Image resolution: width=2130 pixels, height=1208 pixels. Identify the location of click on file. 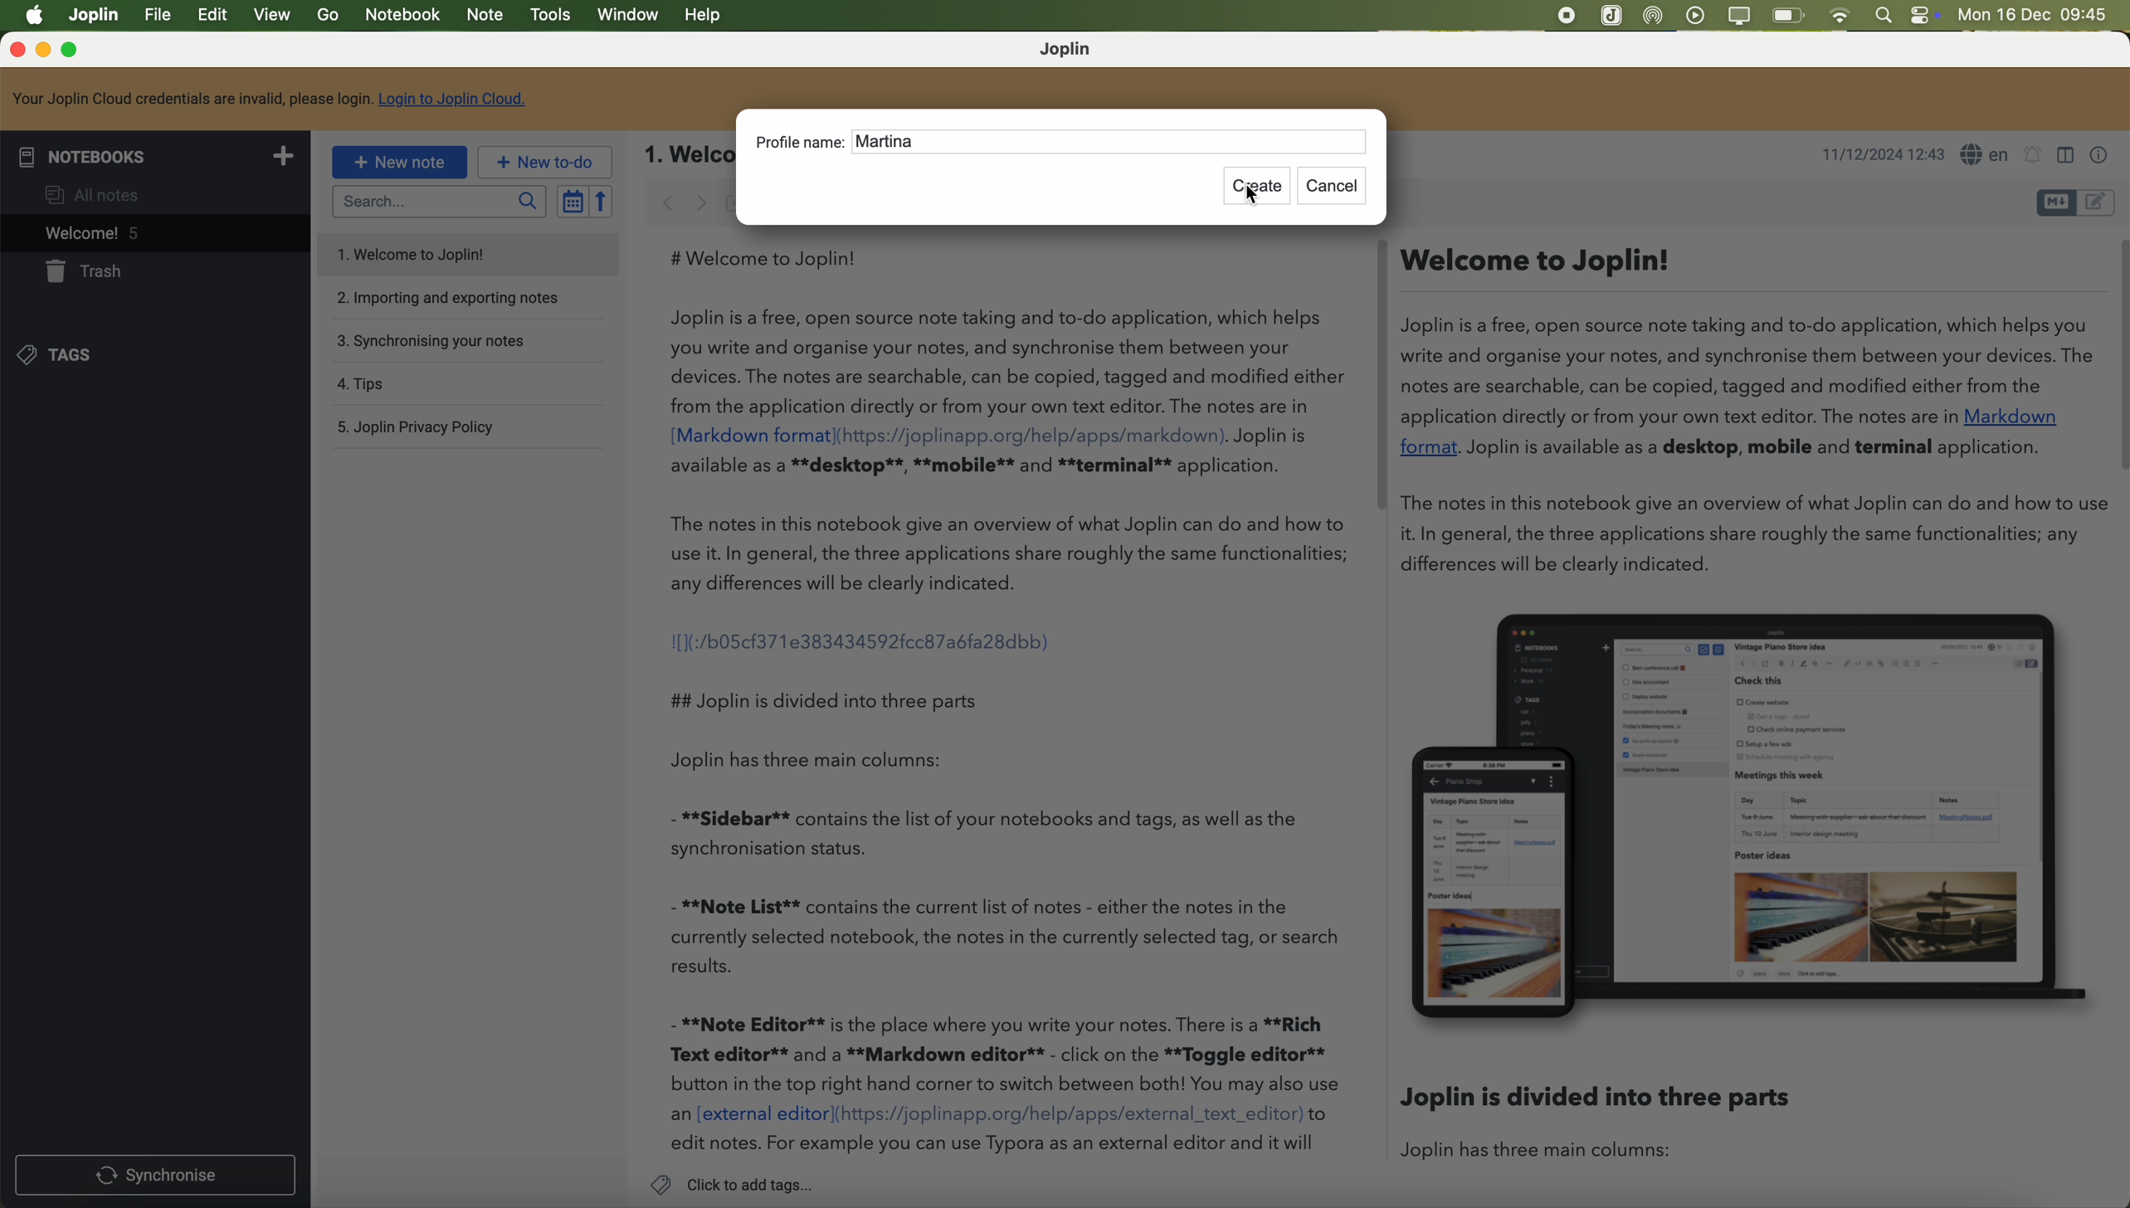
(159, 17).